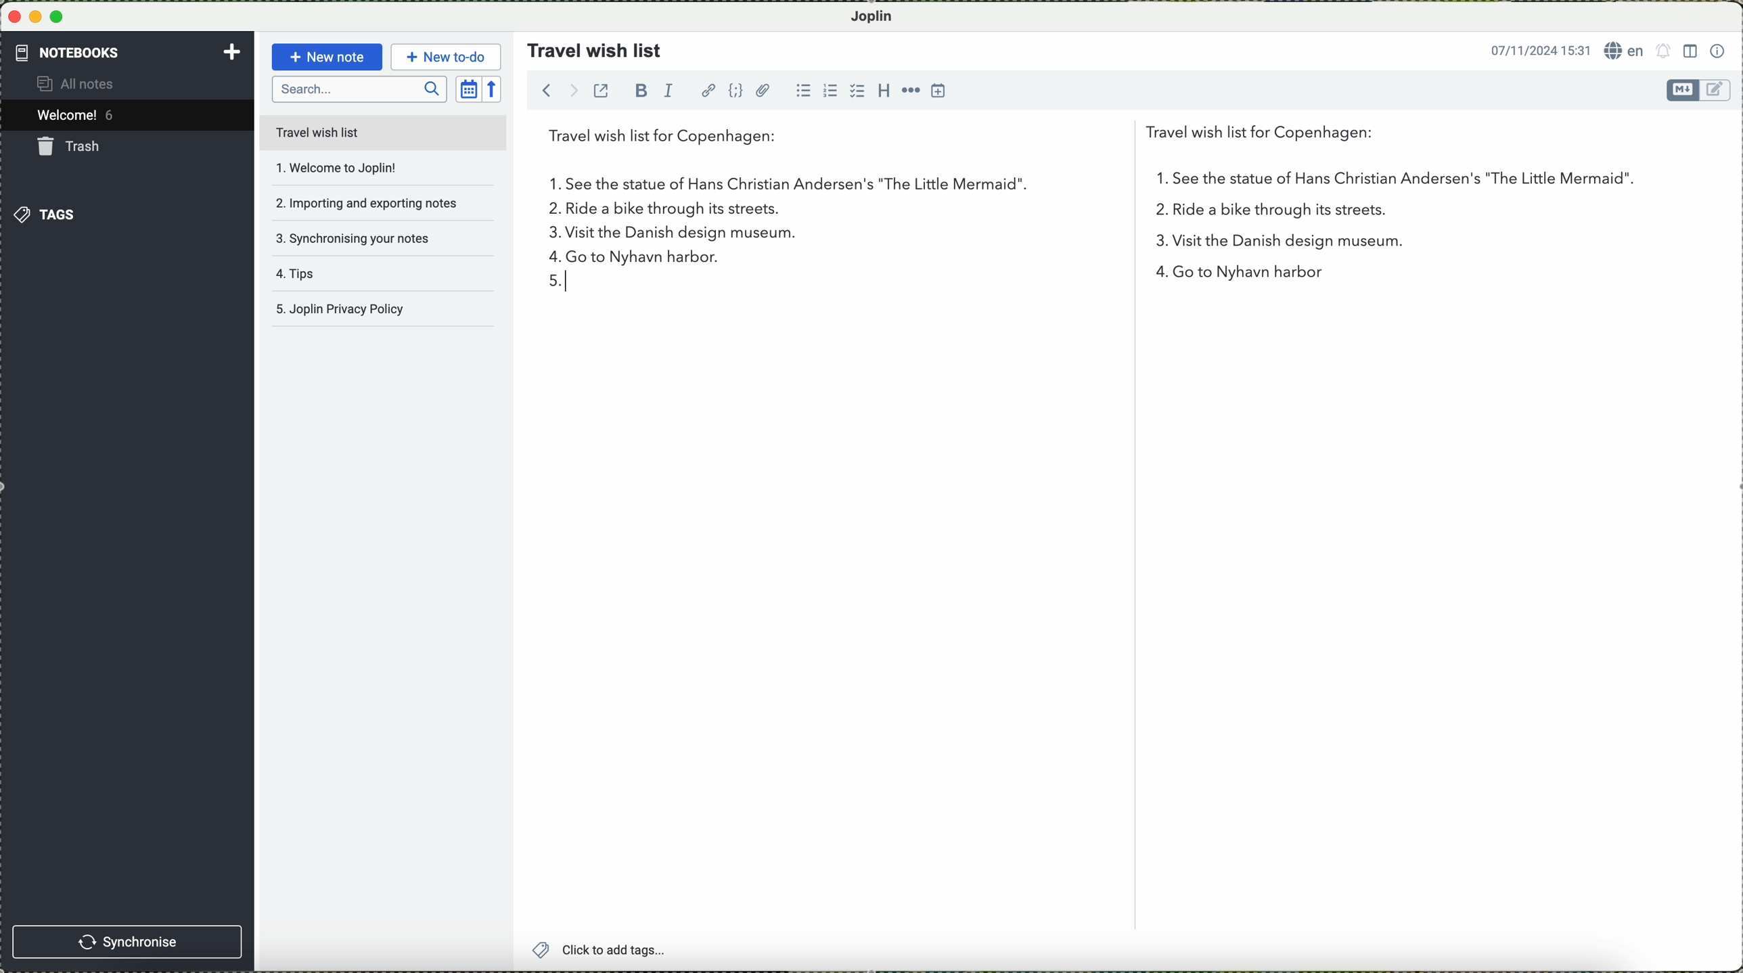  What do you see at coordinates (1536, 49) in the screenshot?
I see `date and hour` at bounding box center [1536, 49].